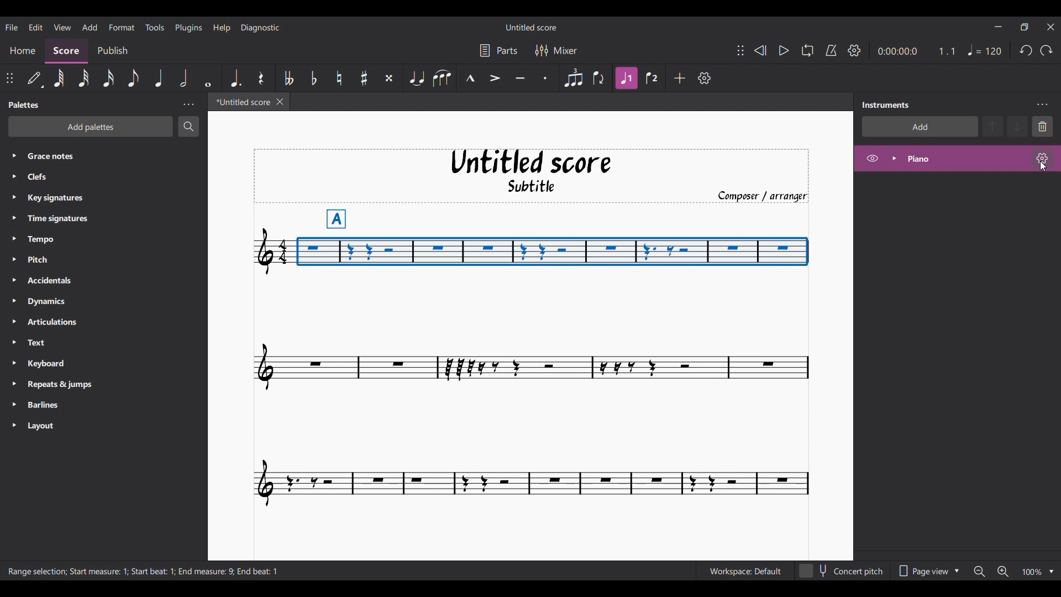 The width and height of the screenshot is (1061, 597). Describe the element at coordinates (1051, 572) in the screenshot. I see `Zoom options` at that location.